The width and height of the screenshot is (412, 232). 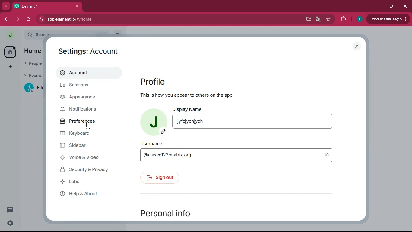 What do you see at coordinates (87, 158) in the screenshot?
I see `voice` at bounding box center [87, 158].